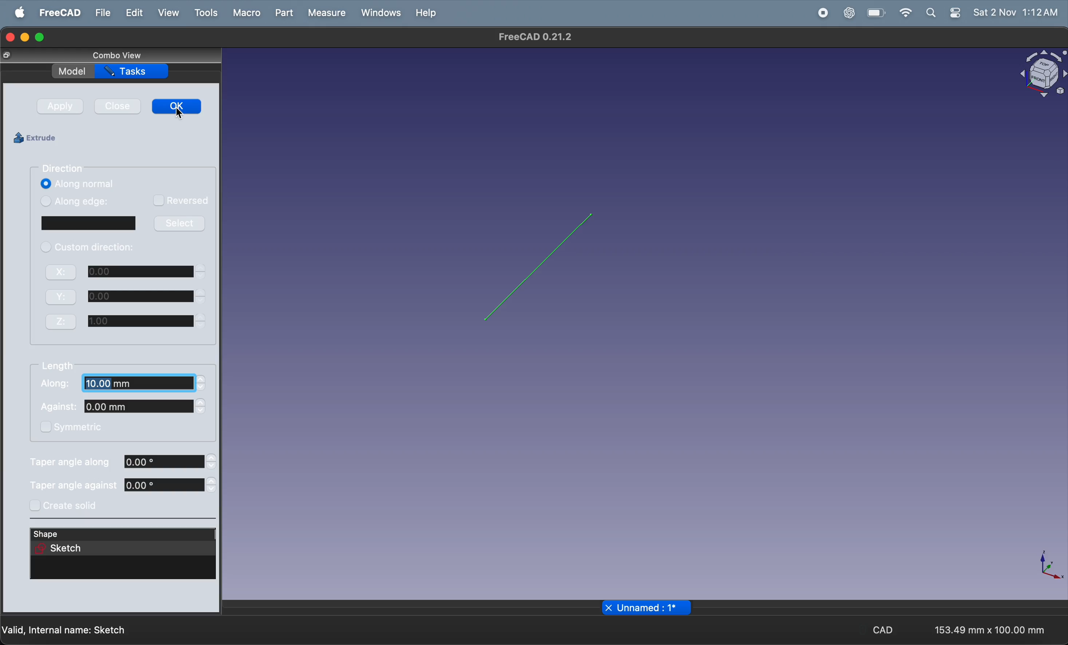 The height and width of the screenshot is (645, 1068). Describe the element at coordinates (166, 13) in the screenshot. I see `view` at that location.